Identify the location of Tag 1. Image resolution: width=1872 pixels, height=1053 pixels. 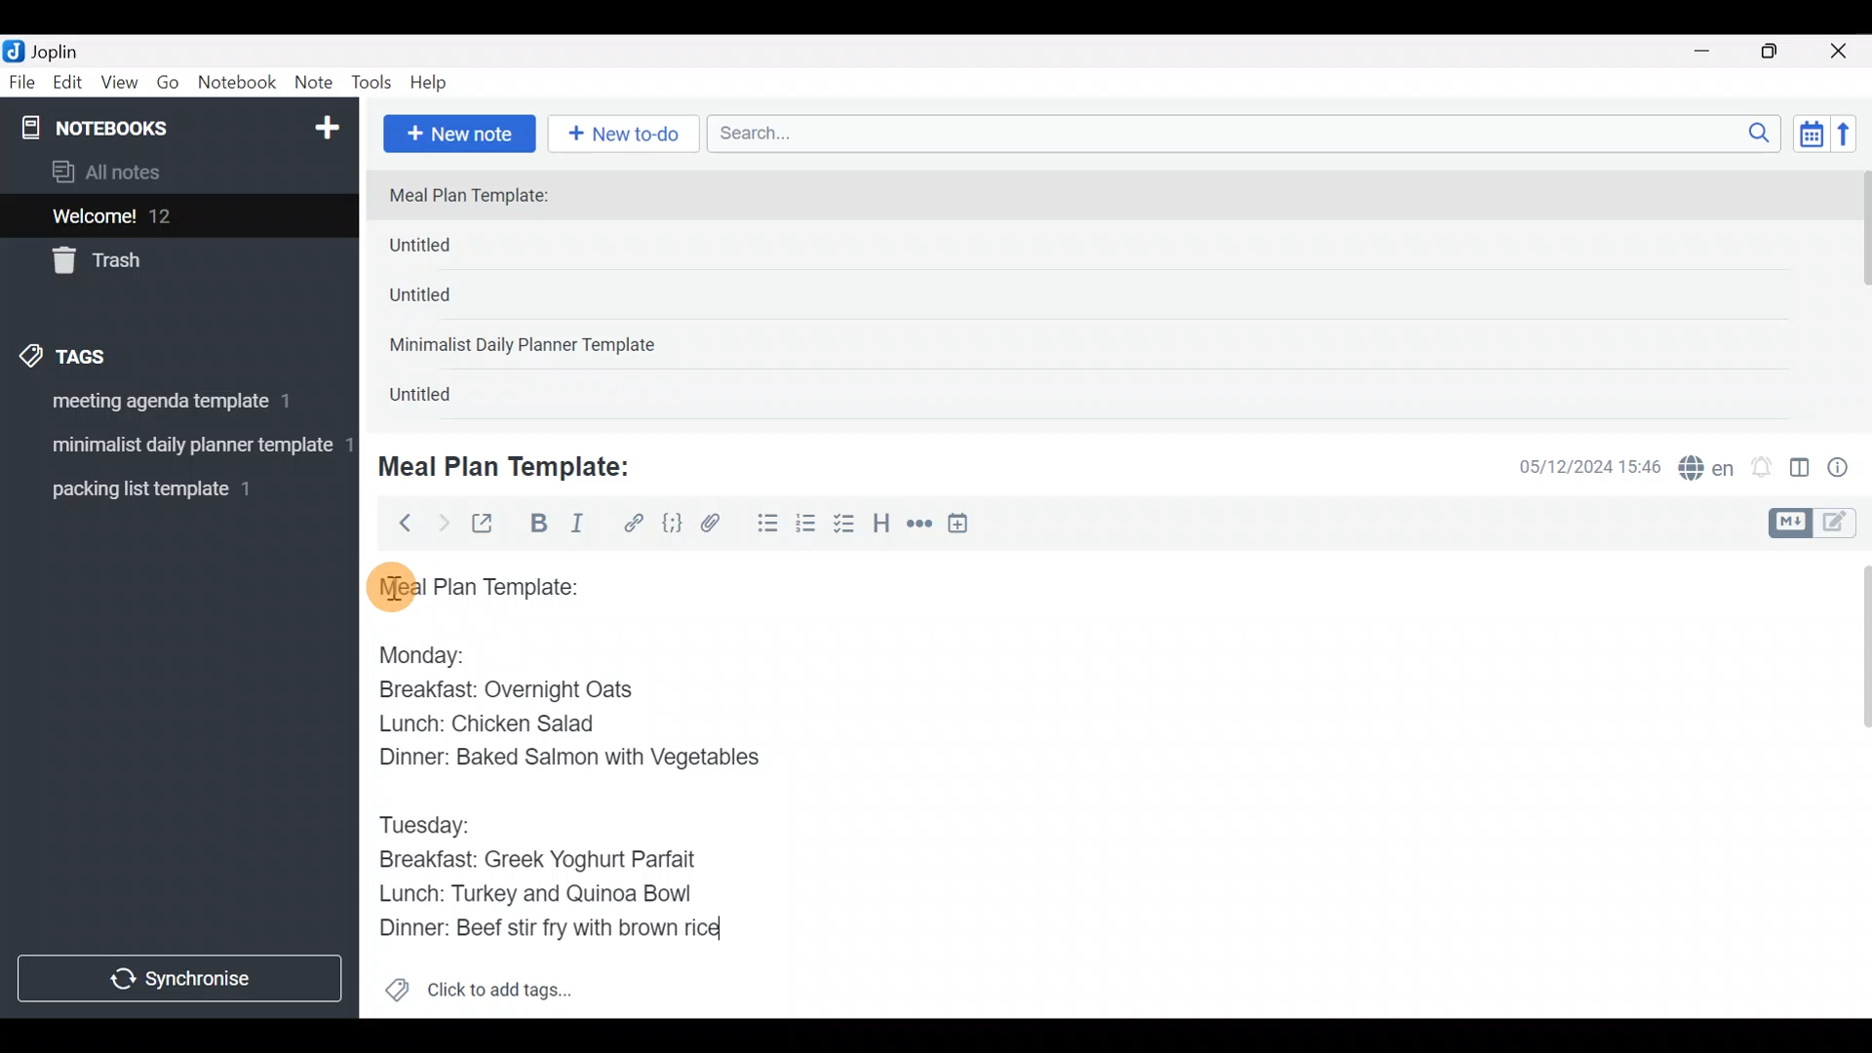
(174, 407).